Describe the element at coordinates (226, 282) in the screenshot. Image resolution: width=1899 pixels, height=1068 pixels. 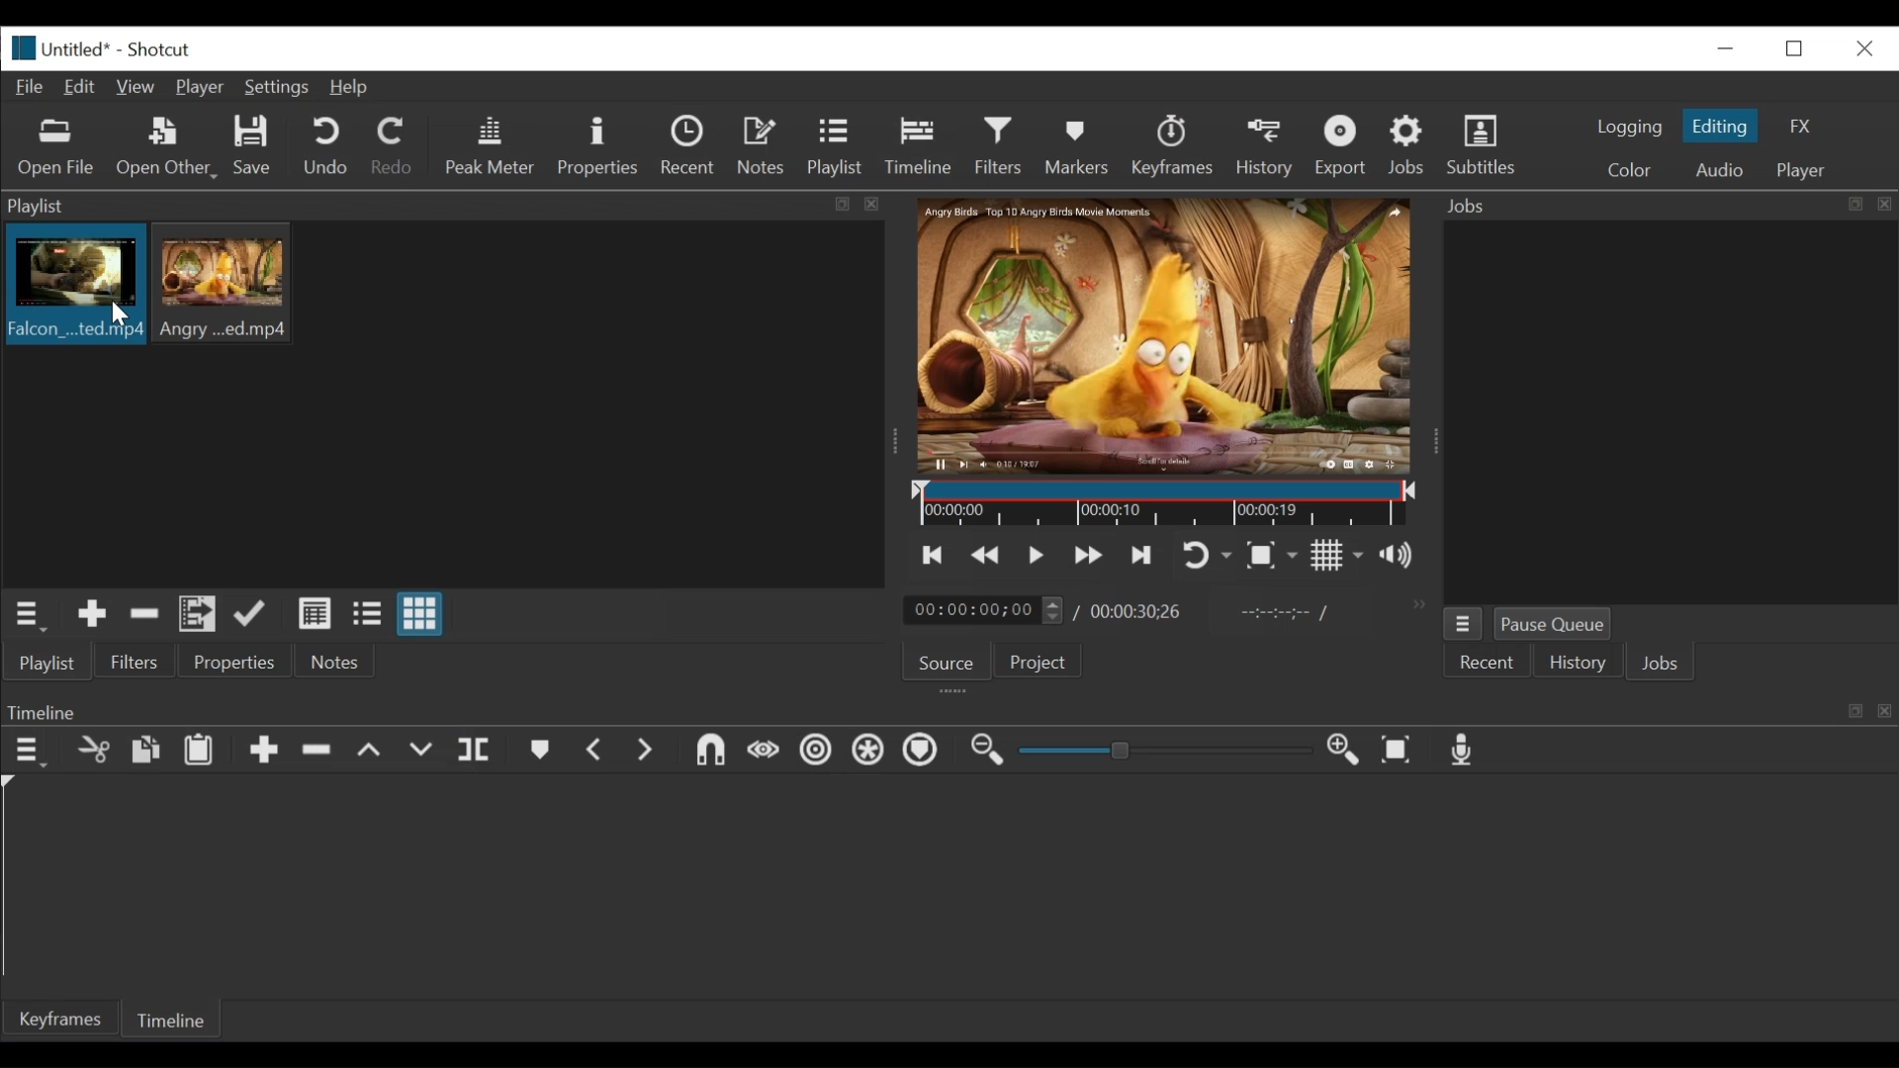
I see `clip` at that location.